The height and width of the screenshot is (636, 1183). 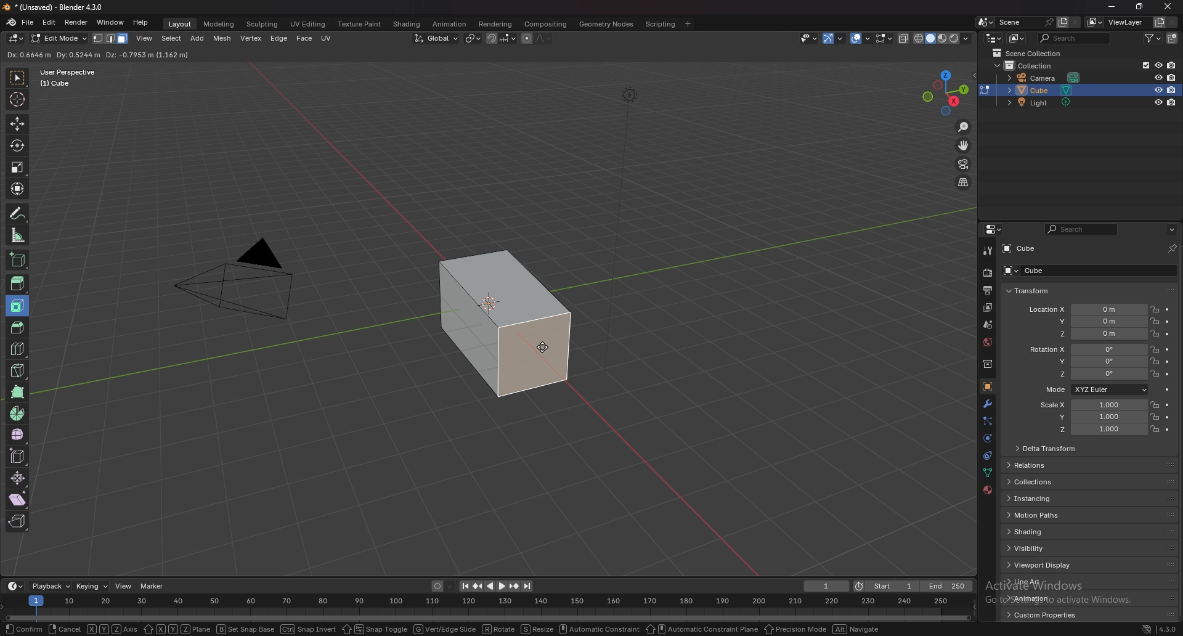 What do you see at coordinates (263, 25) in the screenshot?
I see `sculpting` at bounding box center [263, 25].